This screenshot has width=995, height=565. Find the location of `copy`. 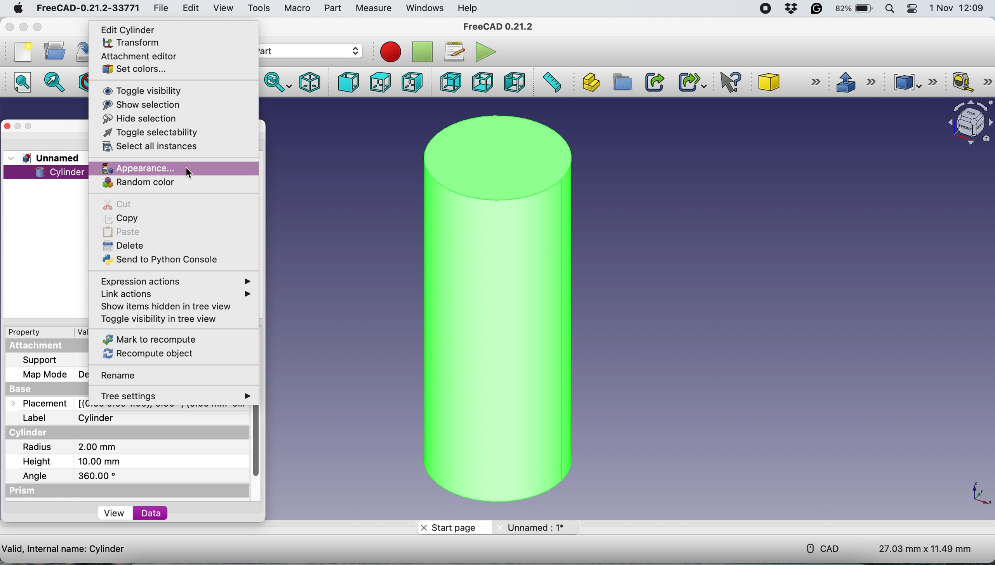

copy is located at coordinates (124, 218).